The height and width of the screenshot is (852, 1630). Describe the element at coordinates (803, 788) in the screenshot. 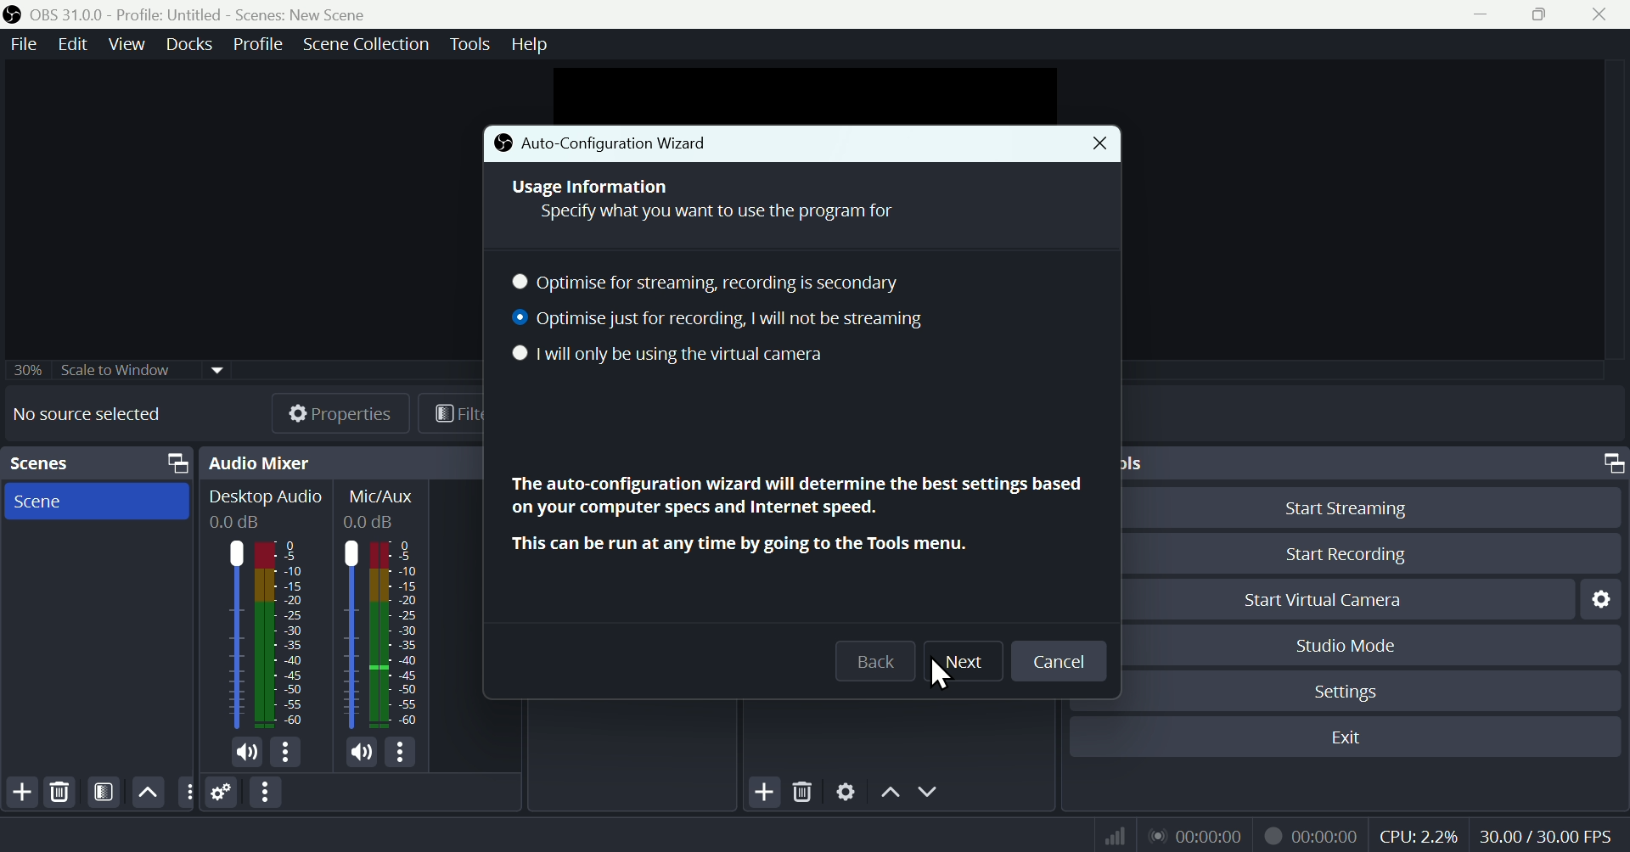

I see `Delete` at that location.